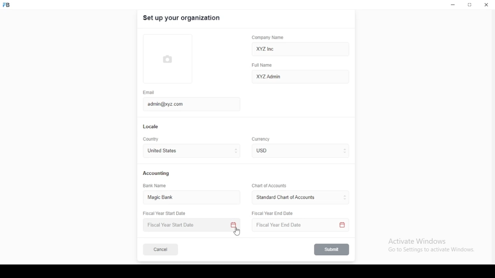 The image size is (495, 278). Describe the element at coordinates (264, 65) in the screenshot. I see `full name` at that location.